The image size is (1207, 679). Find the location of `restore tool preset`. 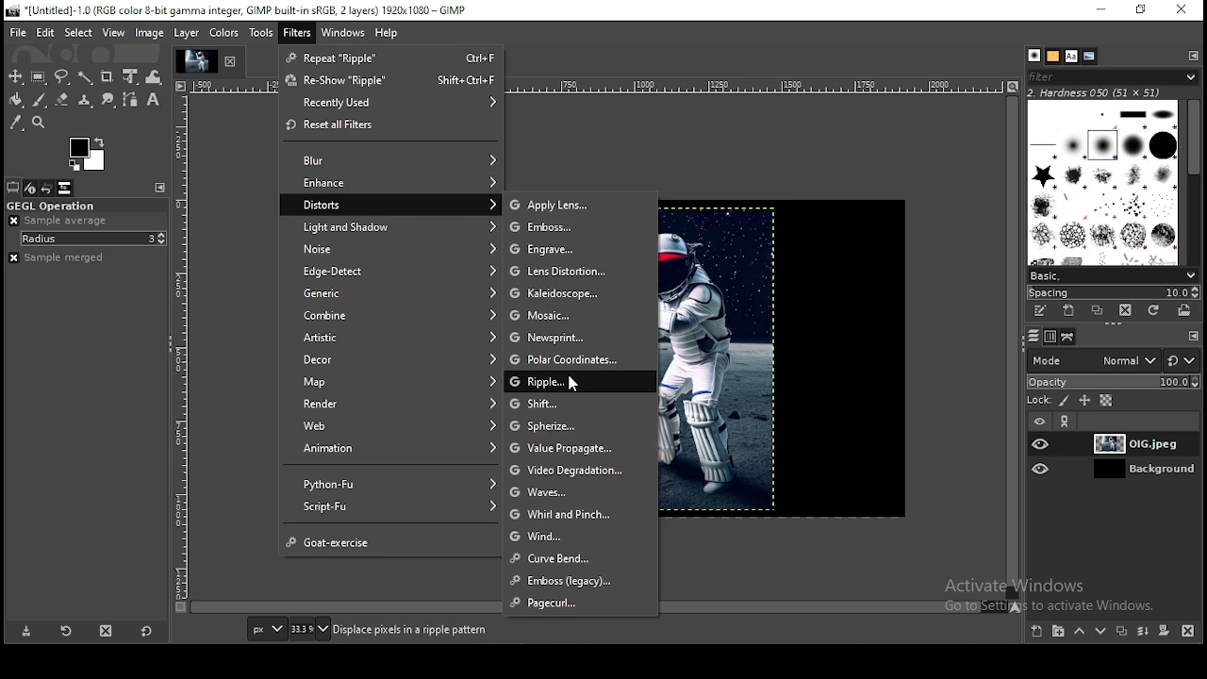

restore tool preset is located at coordinates (70, 634).